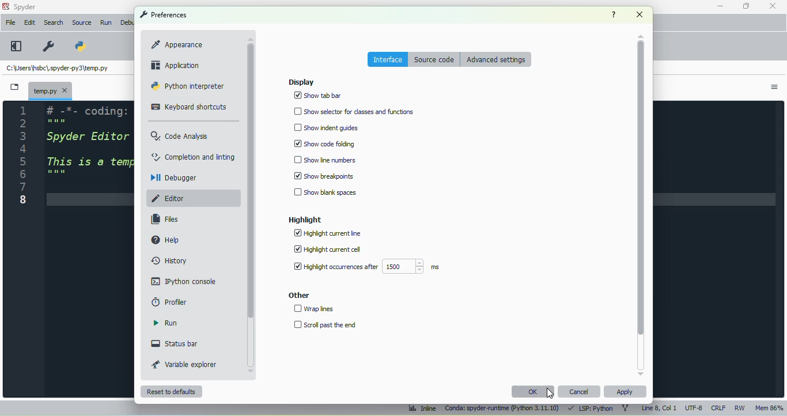  What do you see at coordinates (30, 22) in the screenshot?
I see `edit` at bounding box center [30, 22].